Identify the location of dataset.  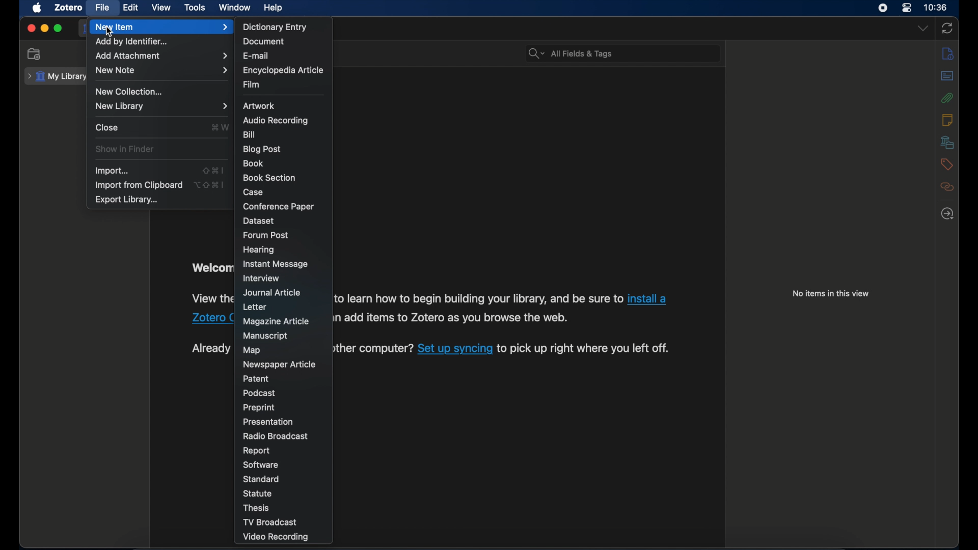
(259, 221).